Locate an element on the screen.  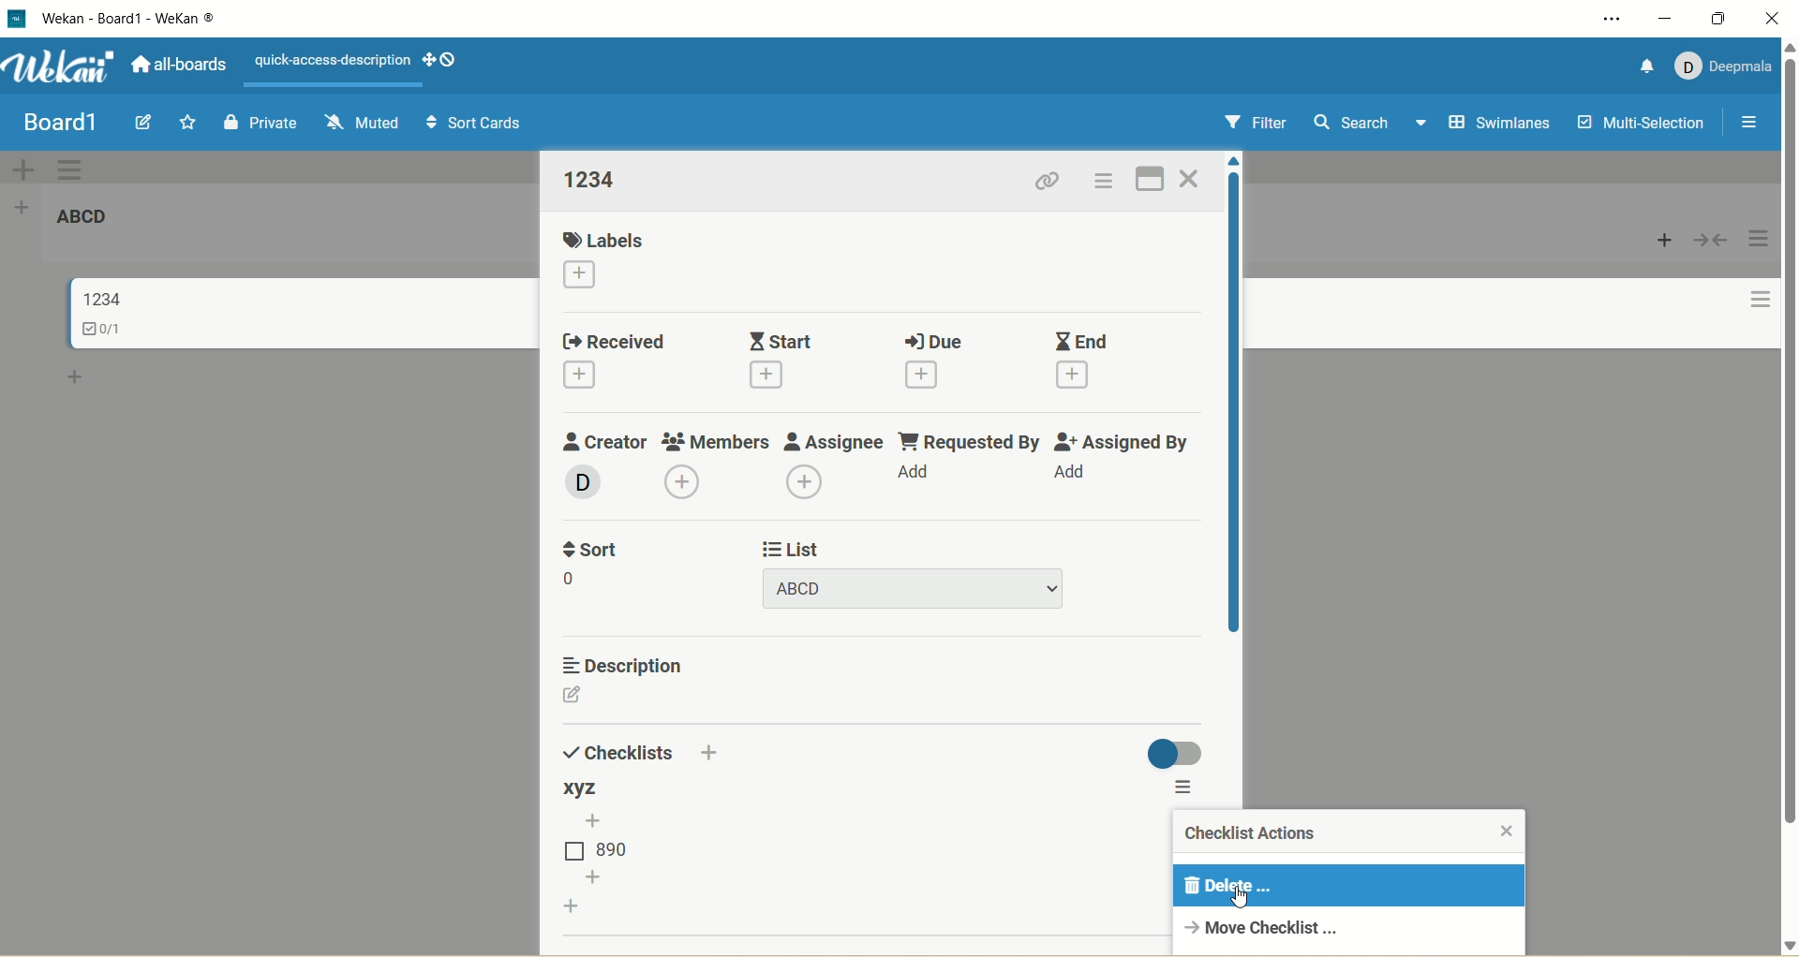
show-desktop-drag-handles is located at coordinates (439, 59).